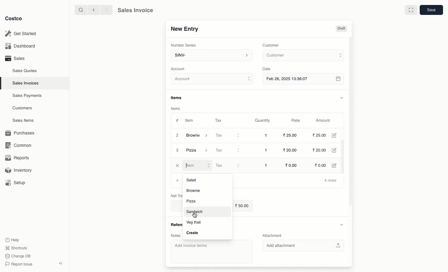 This screenshot has width=448, height=272. What do you see at coordinates (21, 33) in the screenshot?
I see `Get Started` at bounding box center [21, 33].